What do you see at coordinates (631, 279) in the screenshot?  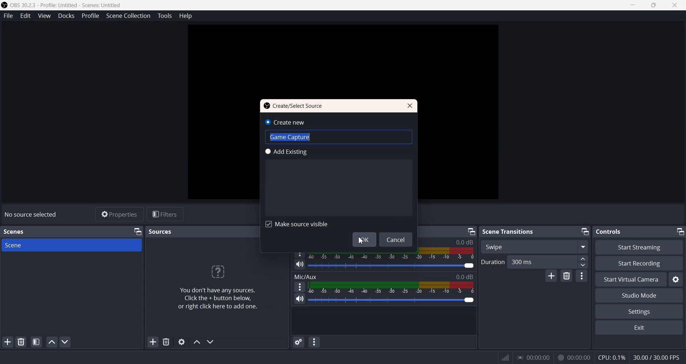 I see `Start Virtual Camera` at bounding box center [631, 279].